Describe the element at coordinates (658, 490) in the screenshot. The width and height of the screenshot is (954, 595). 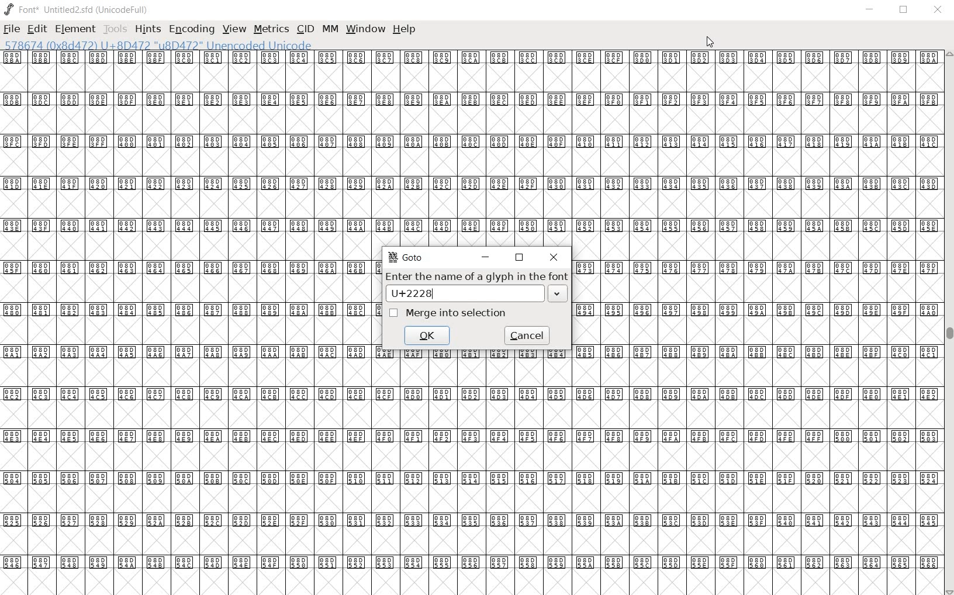
I see `glyph characters` at that location.